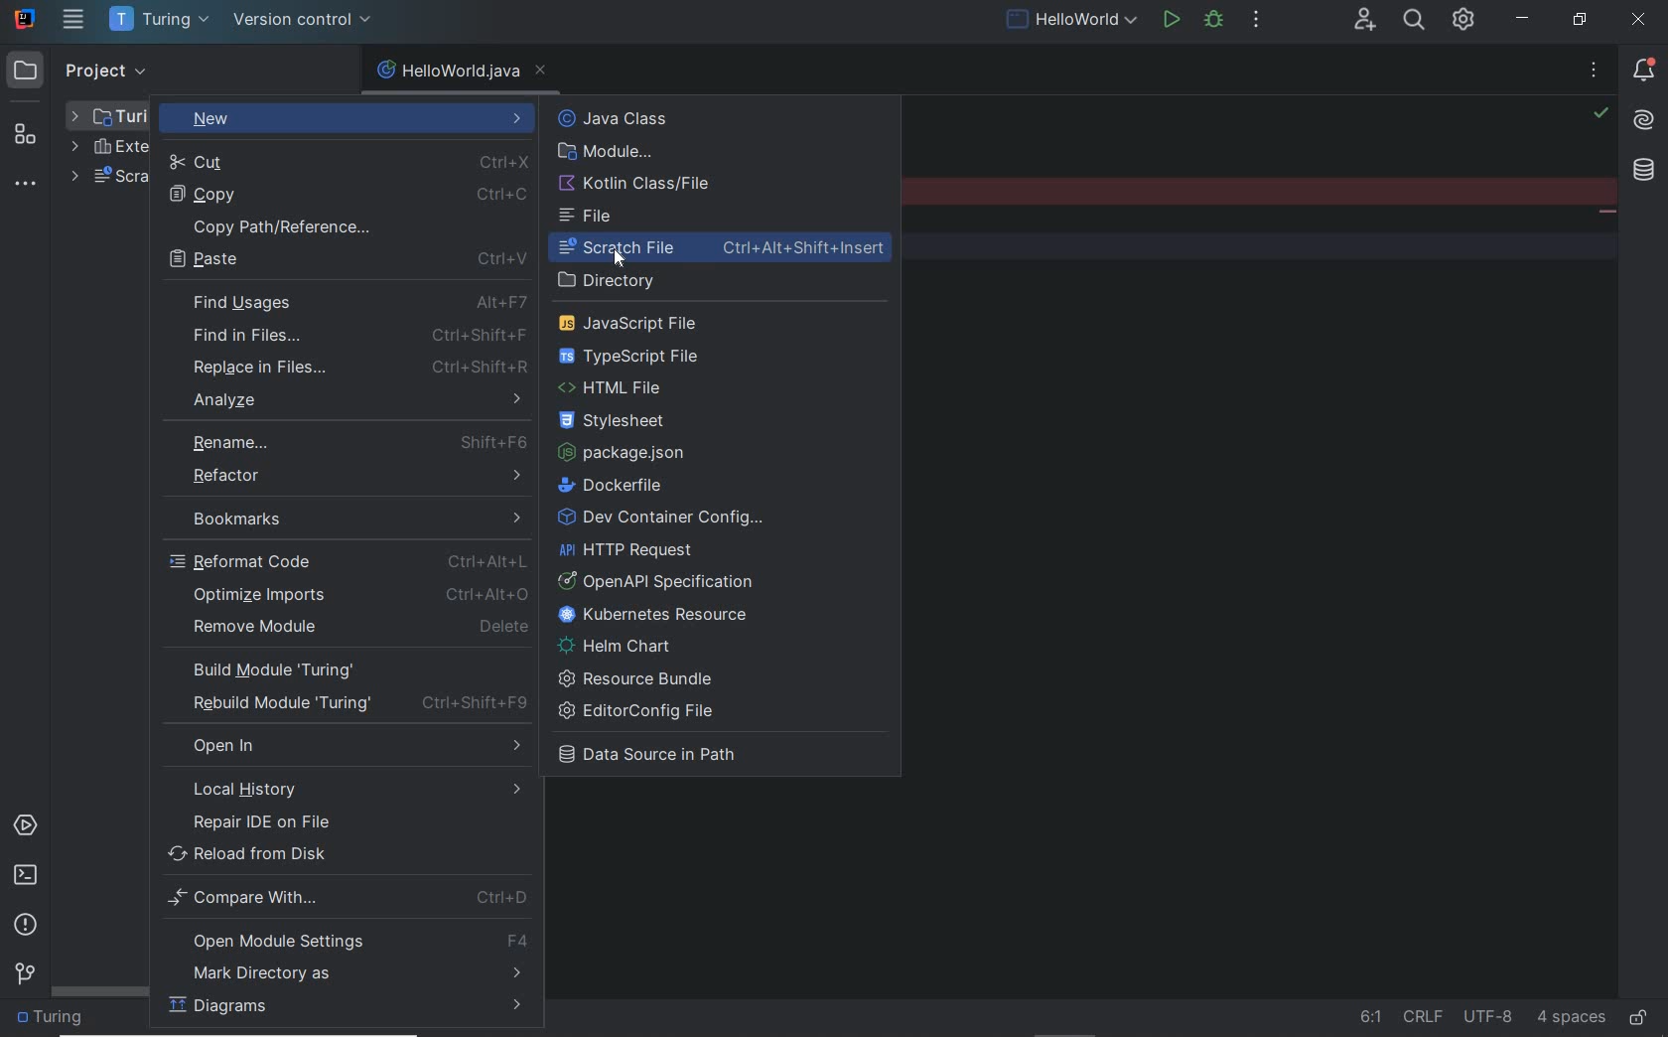 Image resolution: width=1668 pixels, height=1037 pixels. Describe the element at coordinates (354, 745) in the screenshot. I see `open in` at that location.